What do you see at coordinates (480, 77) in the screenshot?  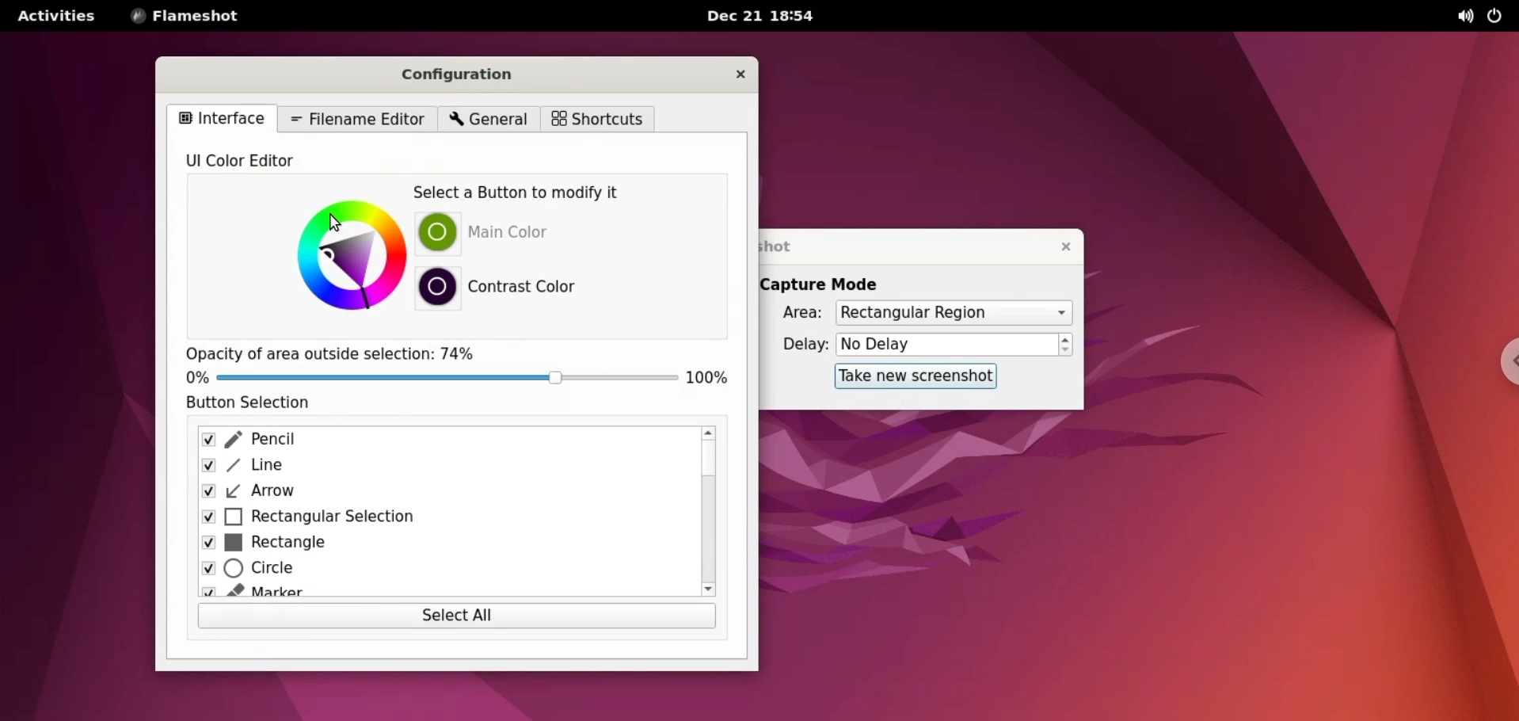 I see `configuration` at bounding box center [480, 77].